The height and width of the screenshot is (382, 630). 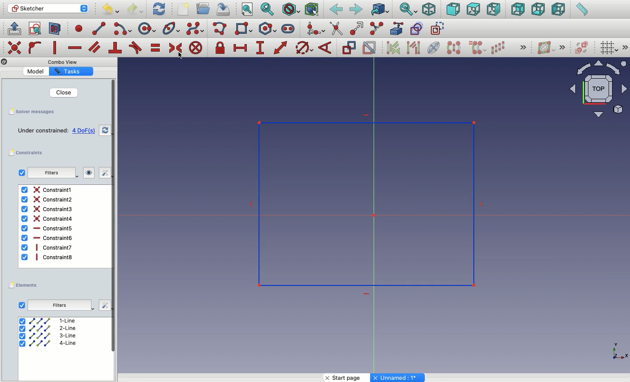 I want to click on Tasks, so click(x=70, y=72).